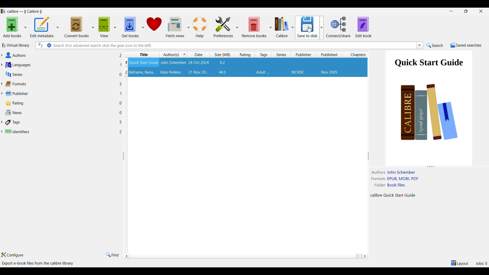 This screenshot has width=489, height=275. I want to click on 2, so click(120, 56).